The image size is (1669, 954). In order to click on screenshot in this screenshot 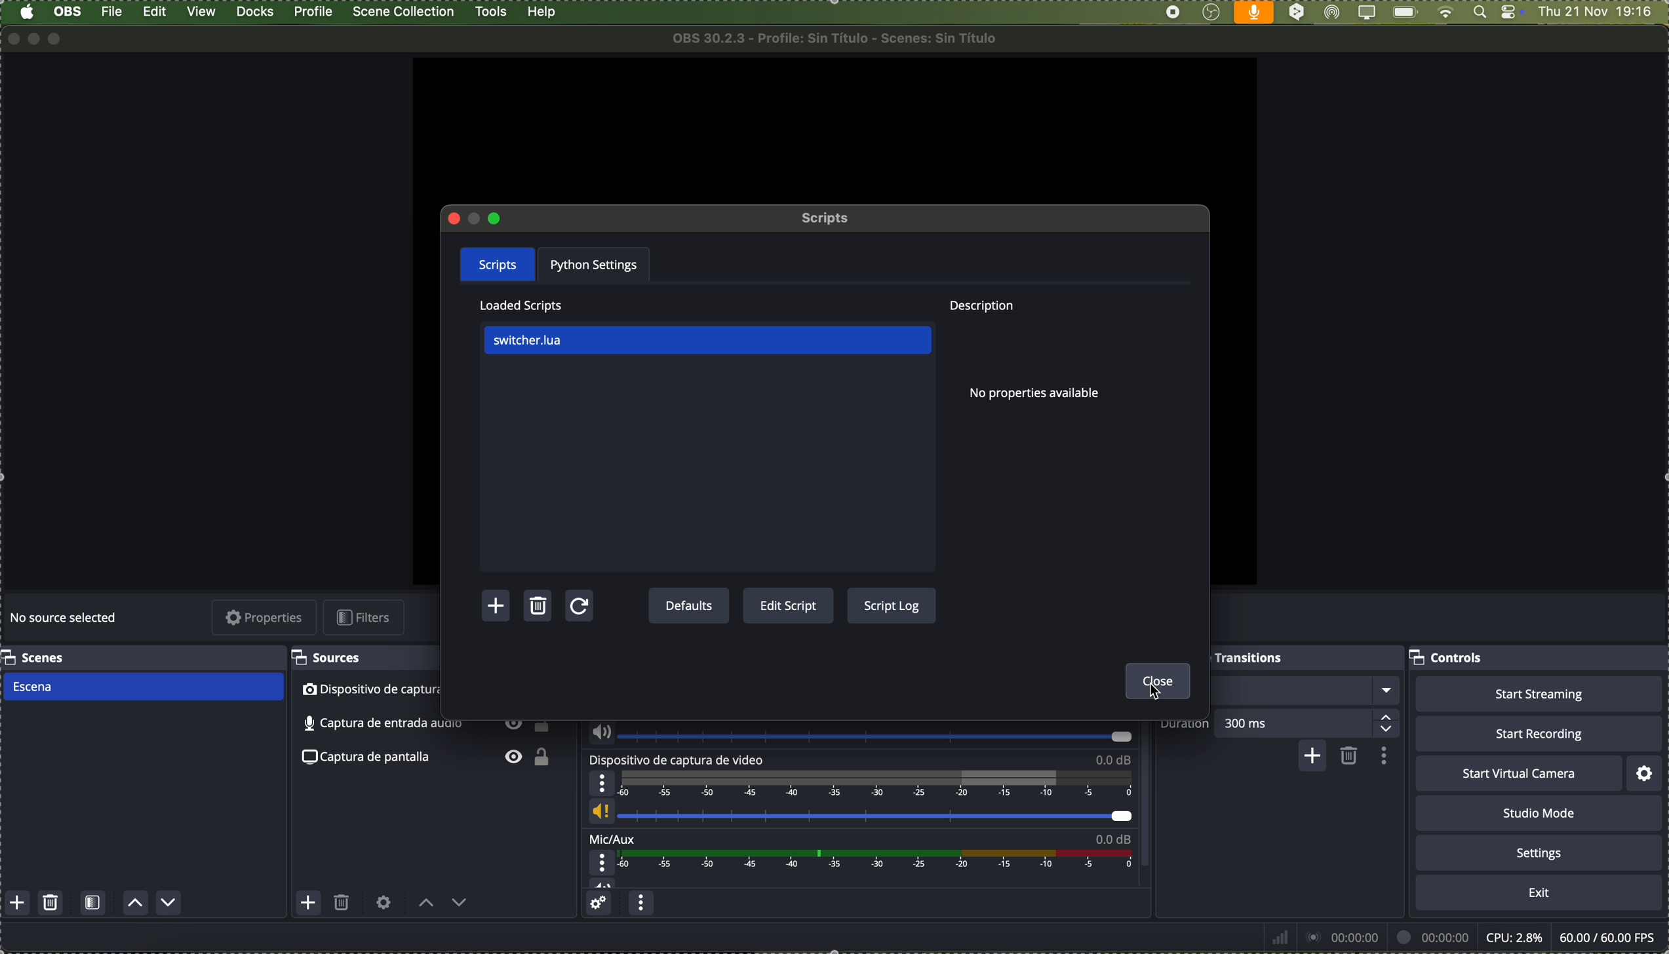, I will do `click(431, 759)`.